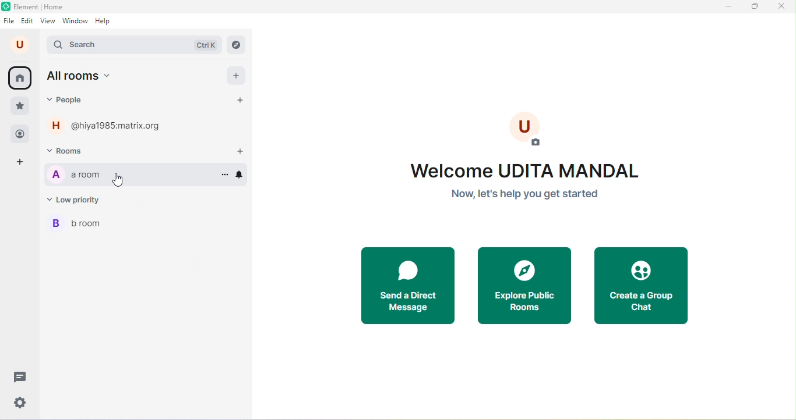 The image size is (796, 420). I want to click on notifications toggle, so click(241, 174).